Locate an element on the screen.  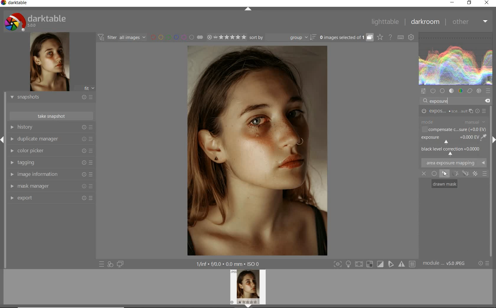
tagging is located at coordinates (51, 162).